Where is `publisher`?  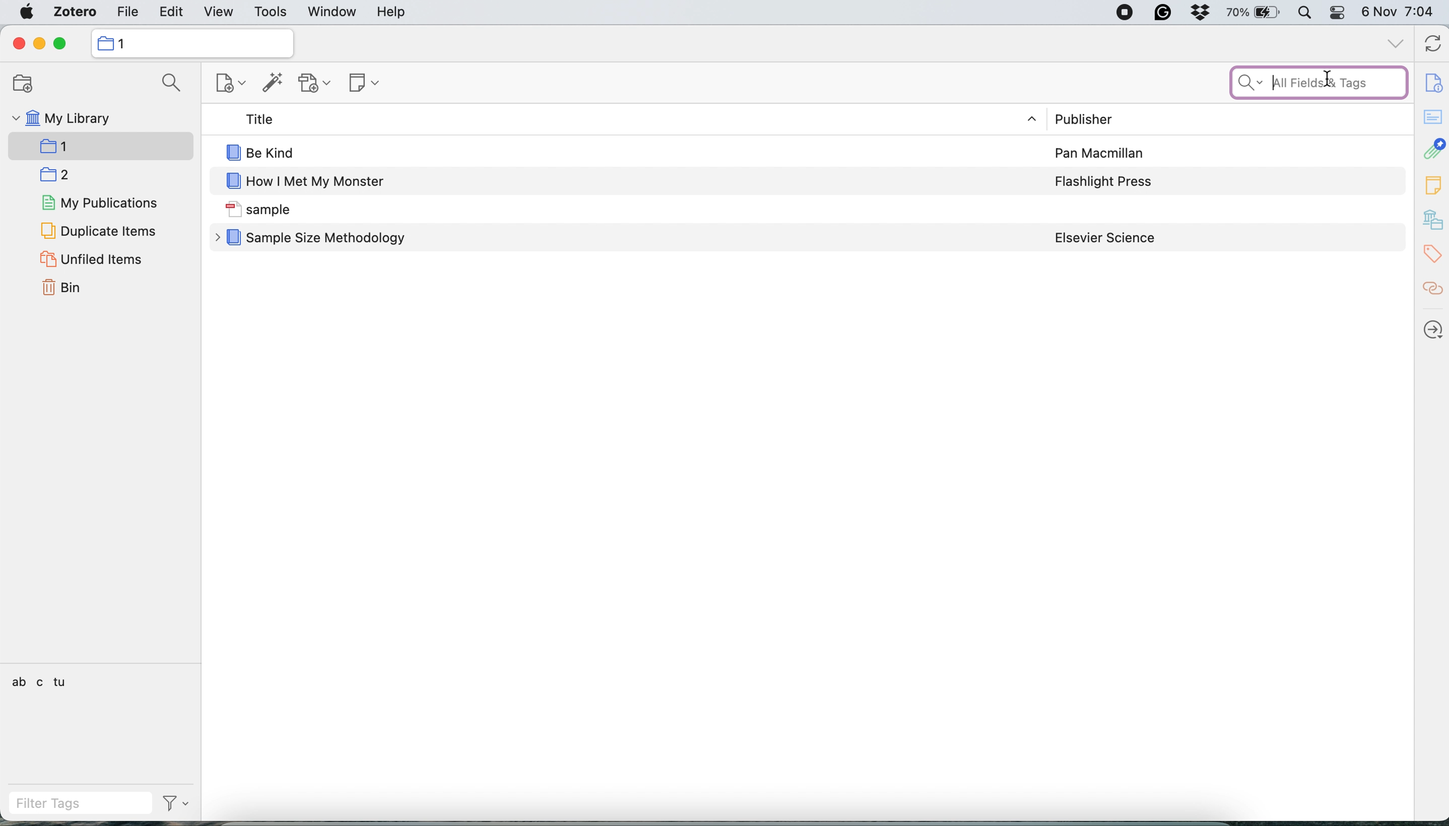 publisher is located at coordinates (1082, 118).